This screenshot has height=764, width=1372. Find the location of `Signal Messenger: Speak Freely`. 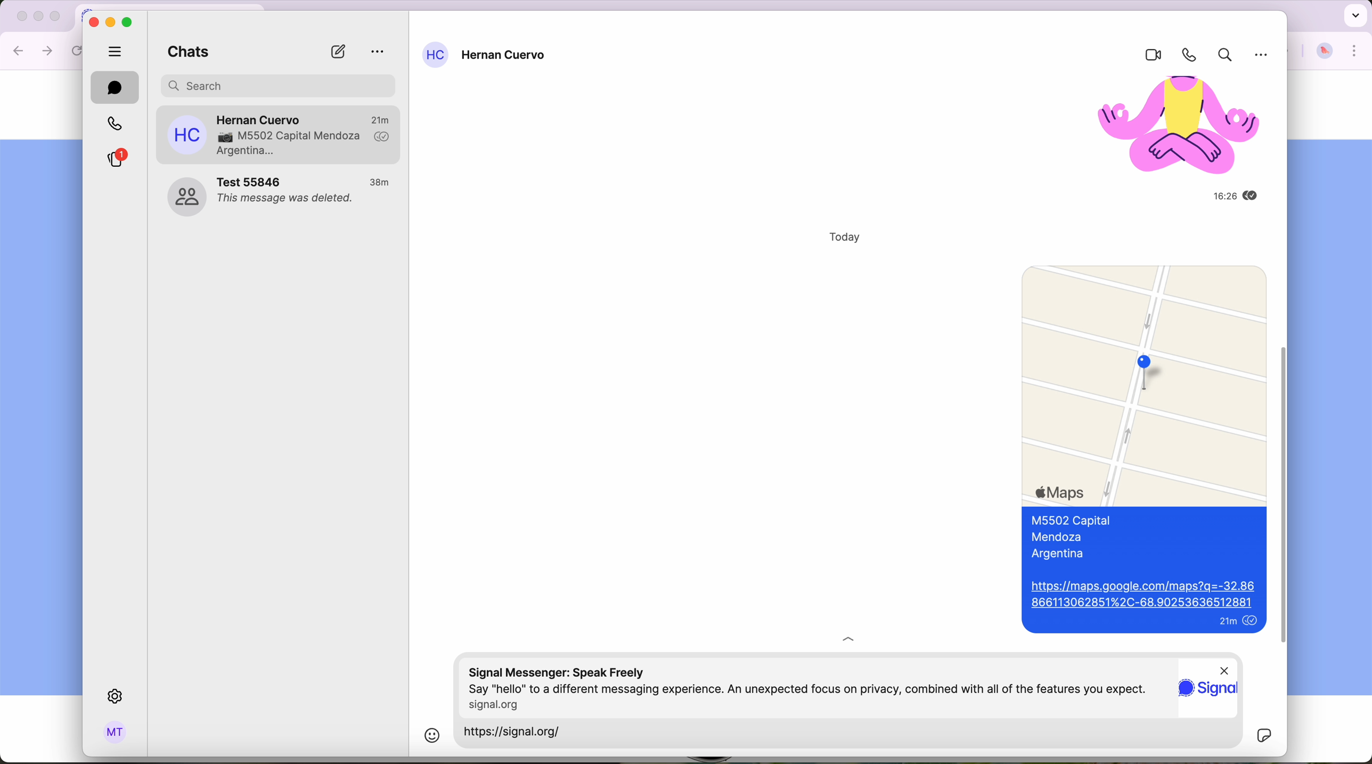

Signal Messenger: Speak Freely is located at coordinates (563, 670).